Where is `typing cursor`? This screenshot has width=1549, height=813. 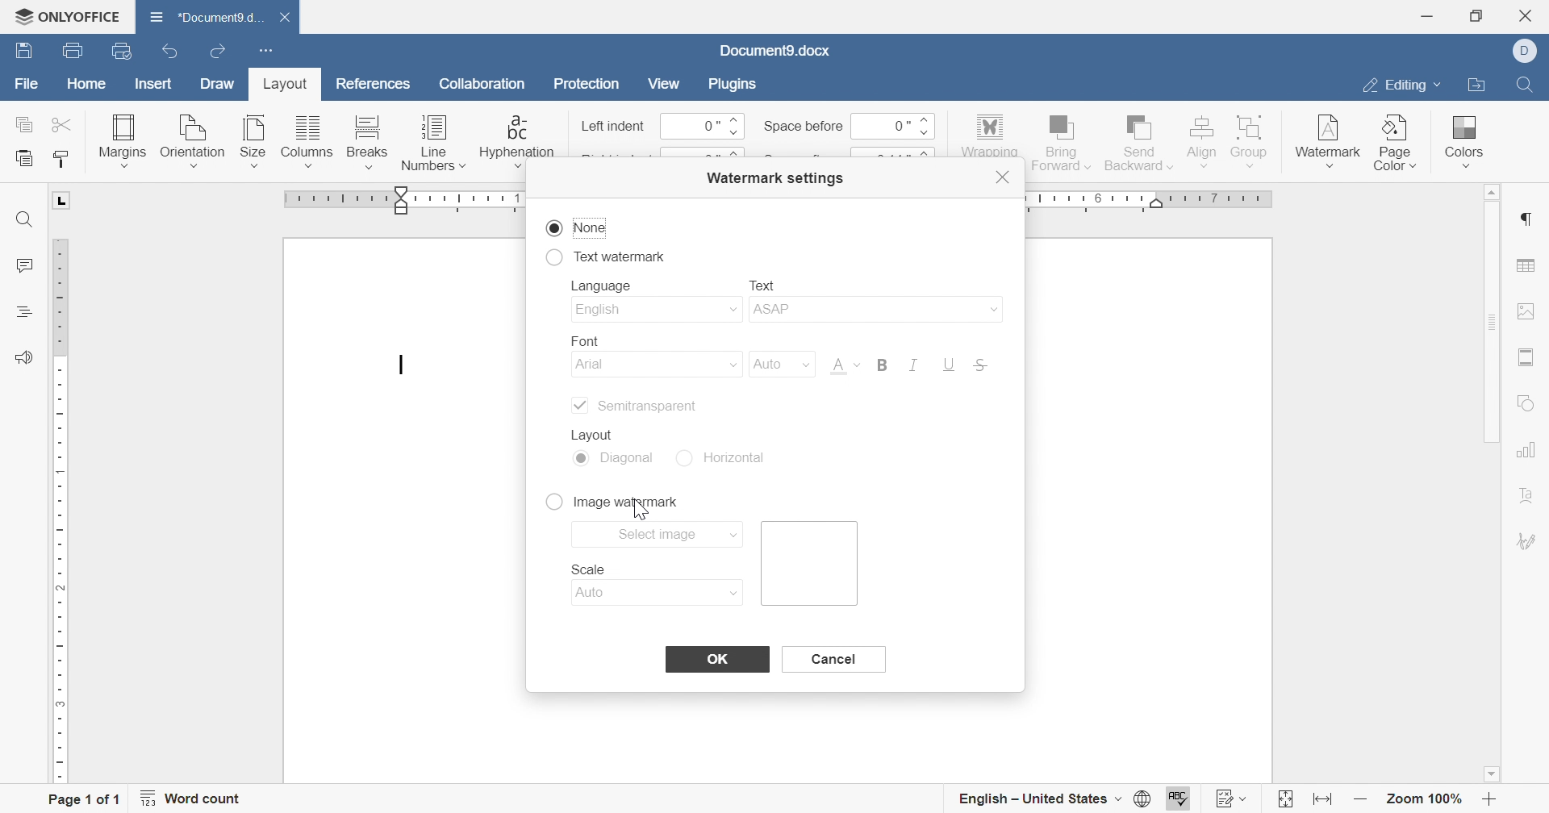
typing cursor is located at coordinates (402, 366).